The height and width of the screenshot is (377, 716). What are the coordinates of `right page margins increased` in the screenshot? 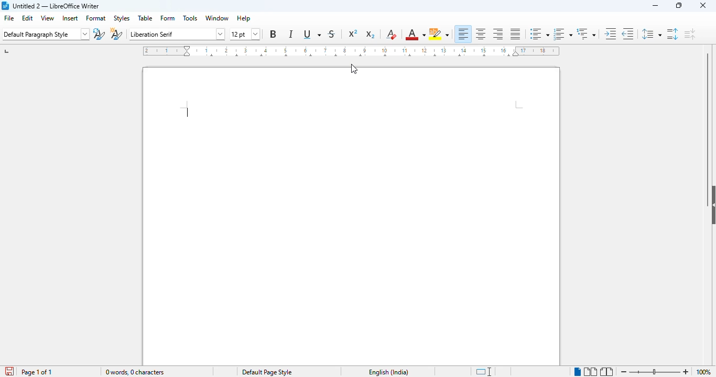 It's located at (535, 51).